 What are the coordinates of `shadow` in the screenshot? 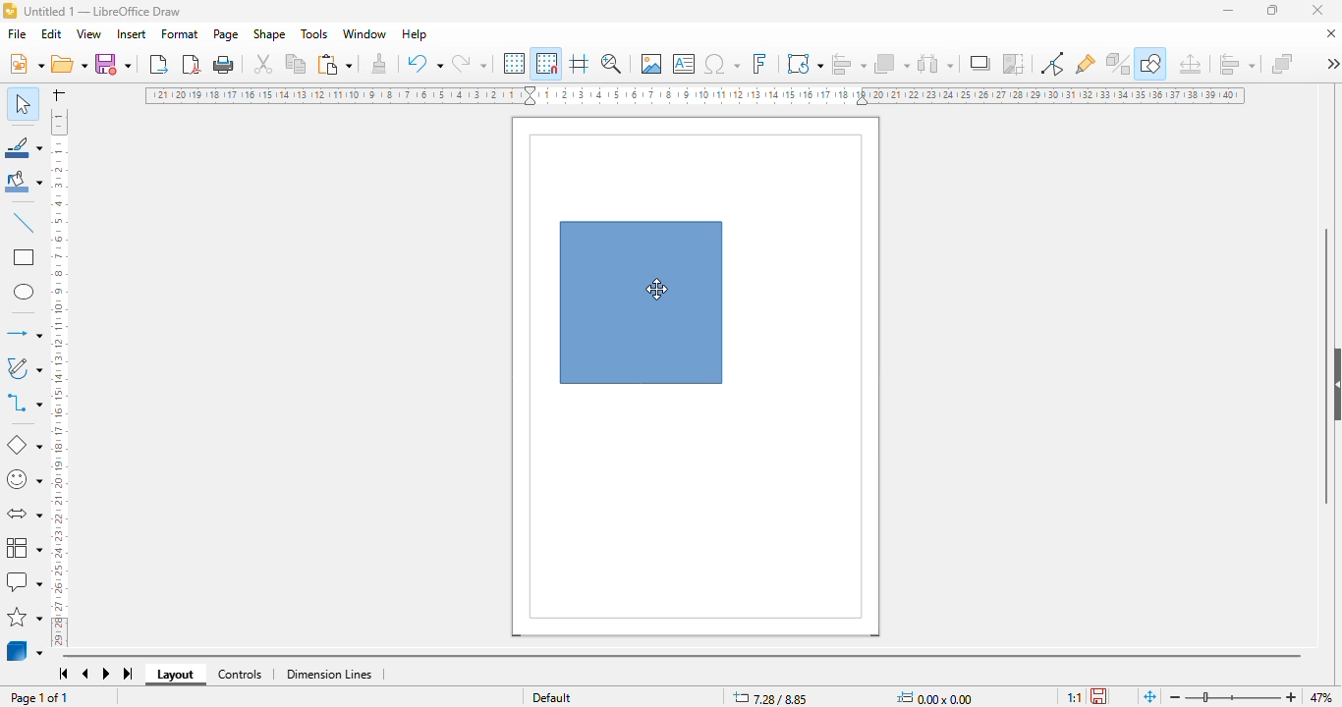 It's located at (981, 63).